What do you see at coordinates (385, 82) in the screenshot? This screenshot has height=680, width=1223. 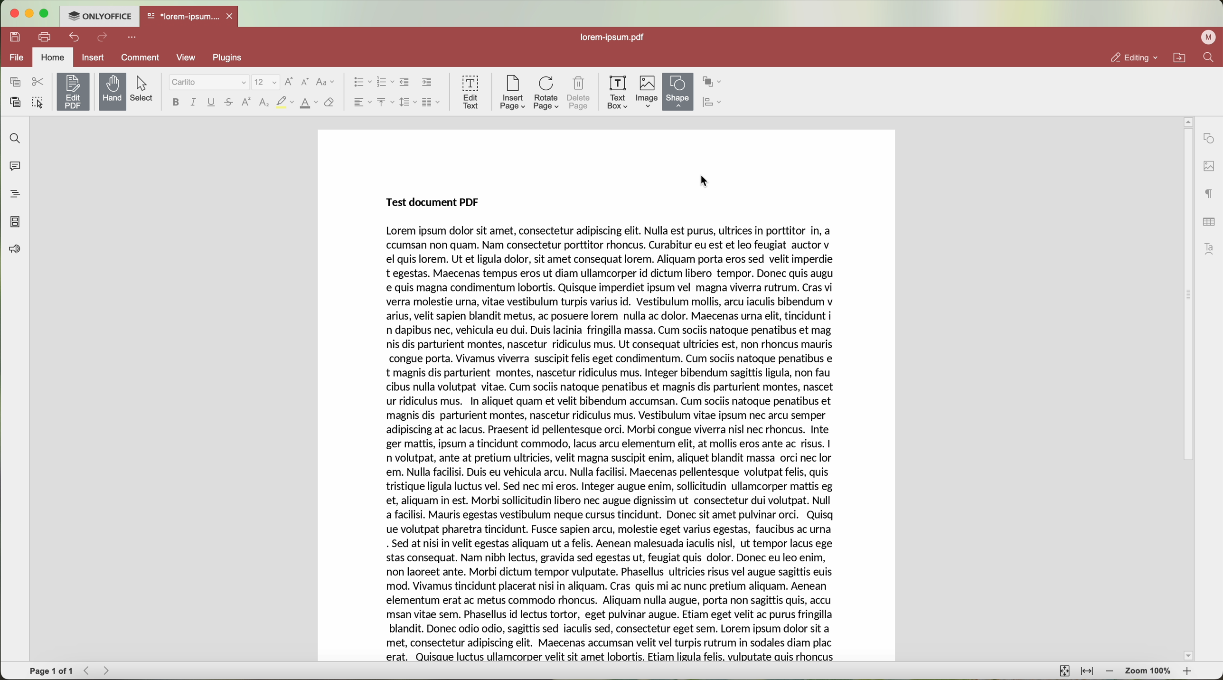 I see `numbered list` at bounding box center [385, 82].